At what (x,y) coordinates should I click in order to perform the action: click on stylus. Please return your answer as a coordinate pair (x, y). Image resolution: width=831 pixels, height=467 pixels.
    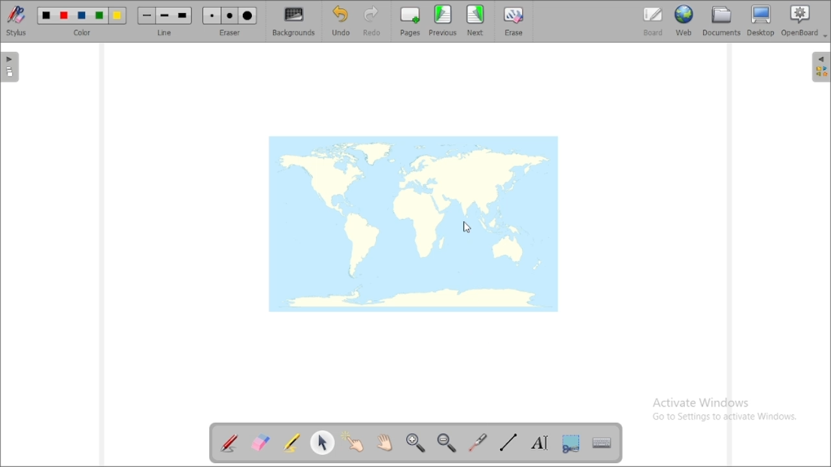
    Looking at the image, I should click on (16, 21).